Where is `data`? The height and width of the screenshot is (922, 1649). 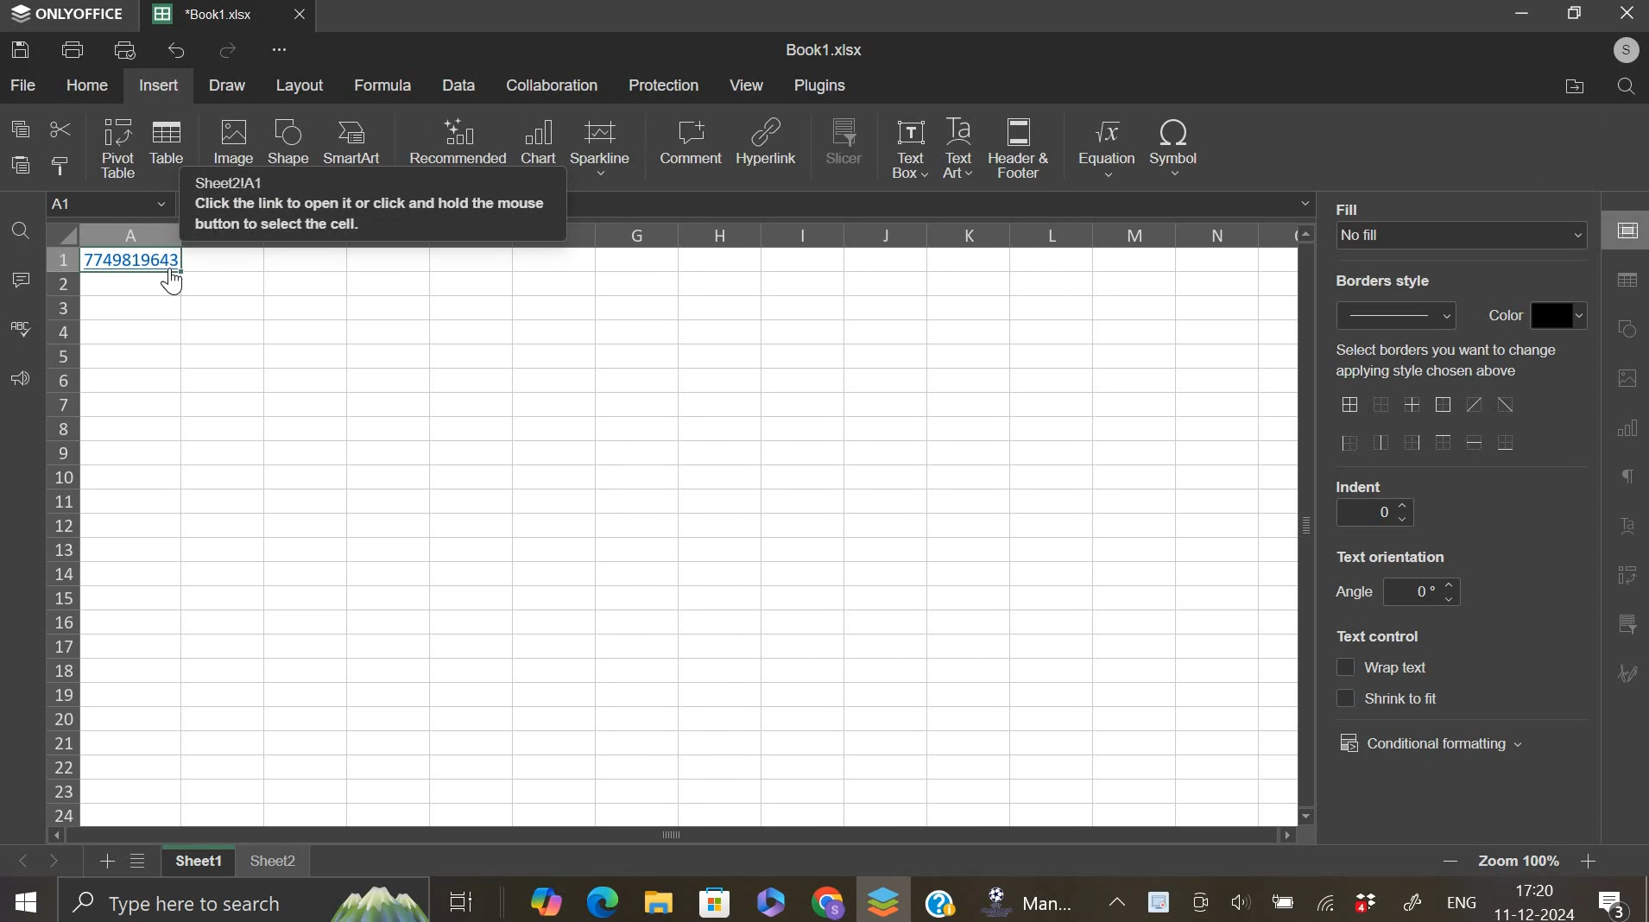 data is located at coordinates (461, 85).